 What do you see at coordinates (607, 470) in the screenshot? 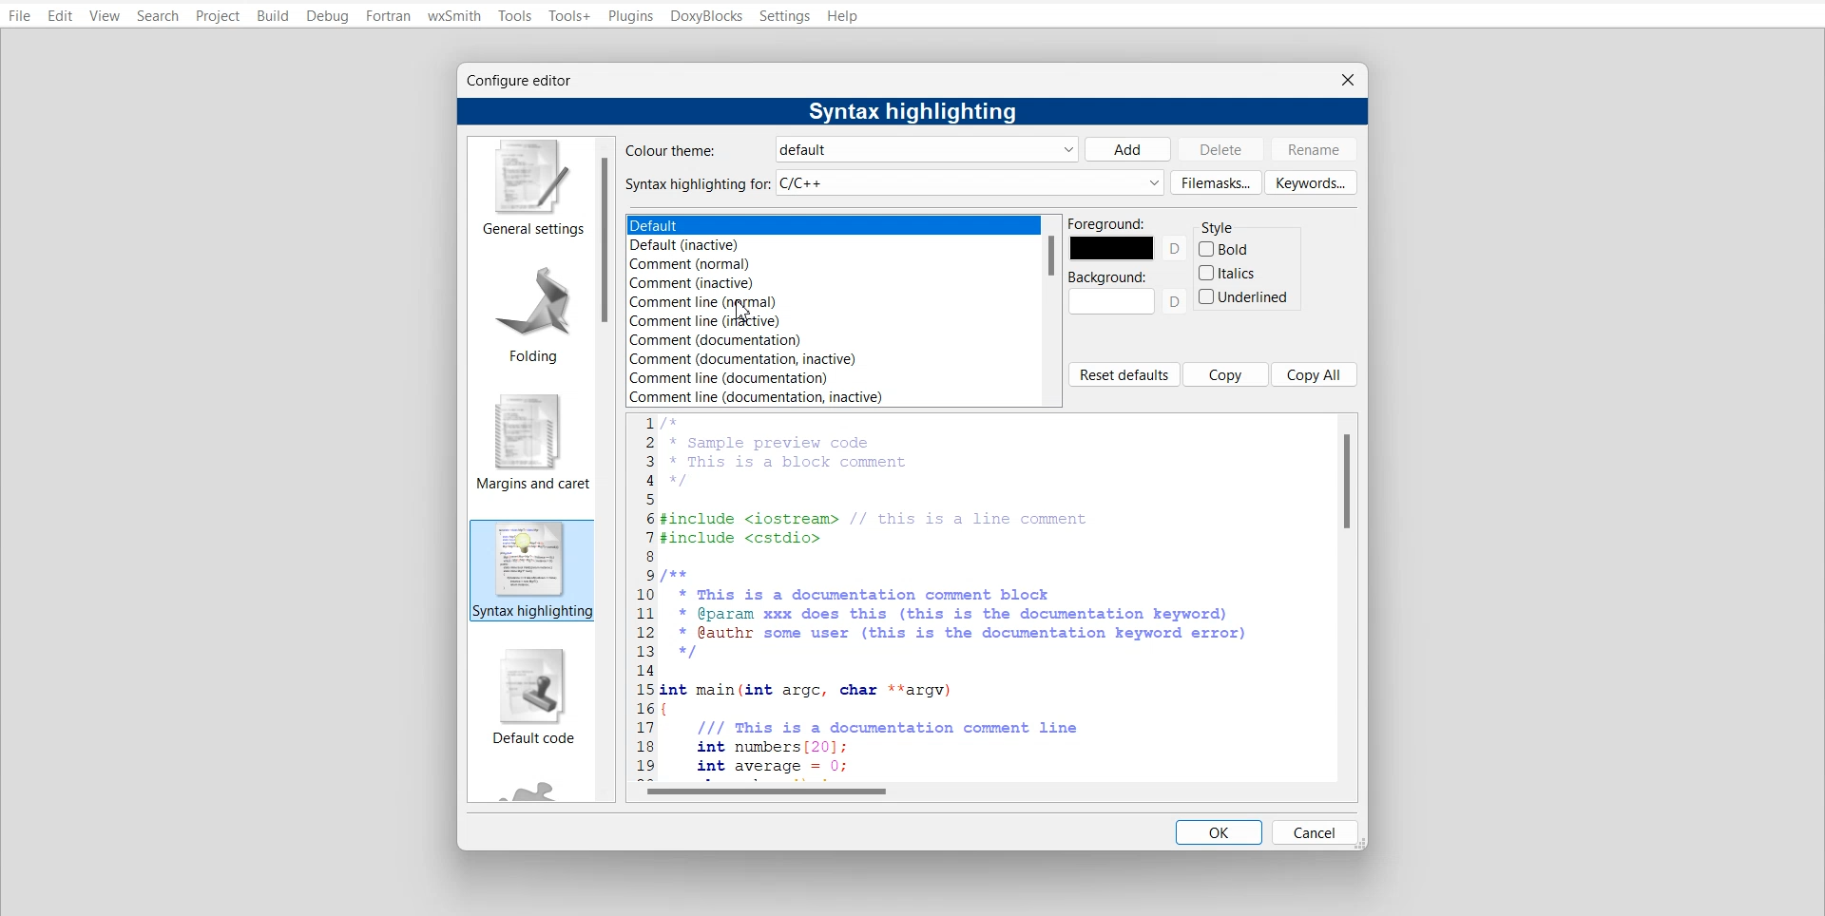
I see `Vertical scroll bar` at bounding box center [607, 470].